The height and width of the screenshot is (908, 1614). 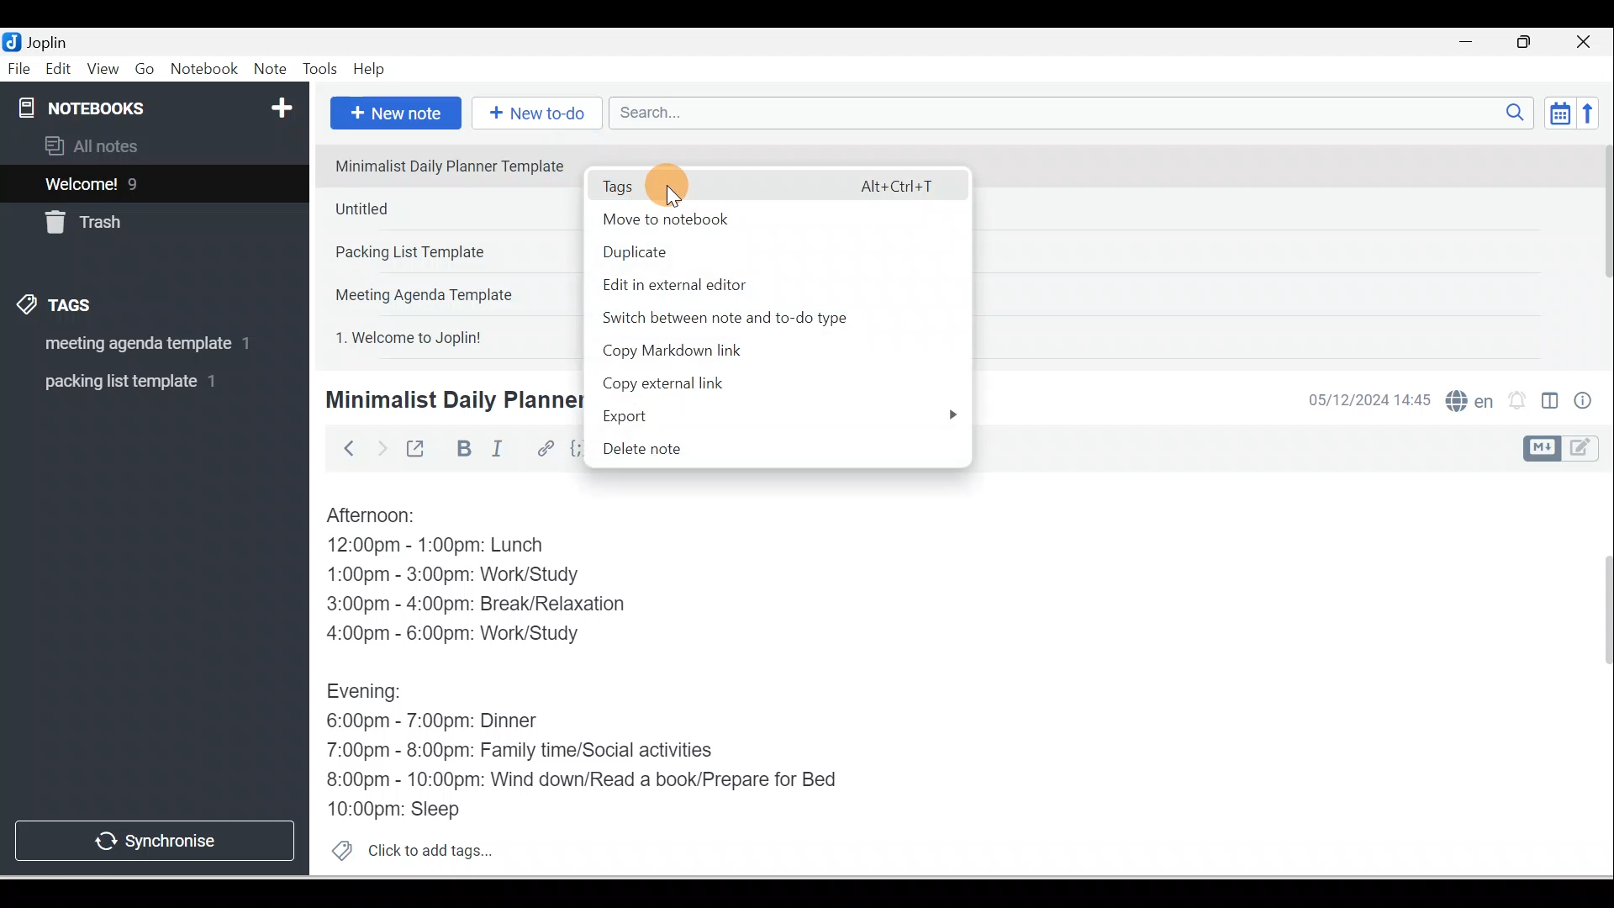 What do you see at coordinates (579, 450) in the screenshot?
I see `Code` at bounding box center [579, 450].